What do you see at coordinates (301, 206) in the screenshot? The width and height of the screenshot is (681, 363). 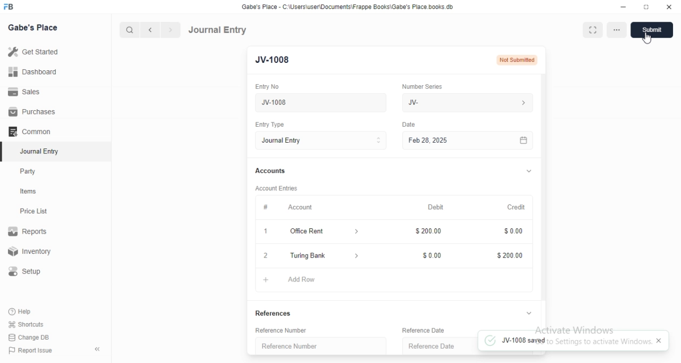 I see `Account` at bounding box center [301, 206].